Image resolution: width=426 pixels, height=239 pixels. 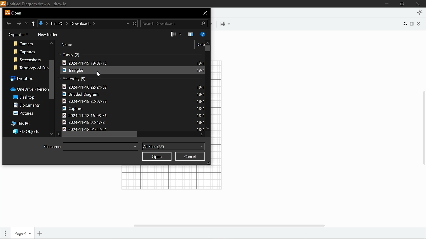 I want to click on 2024-11-18 22-24-39.     18-1, so click(x=133, y=87).